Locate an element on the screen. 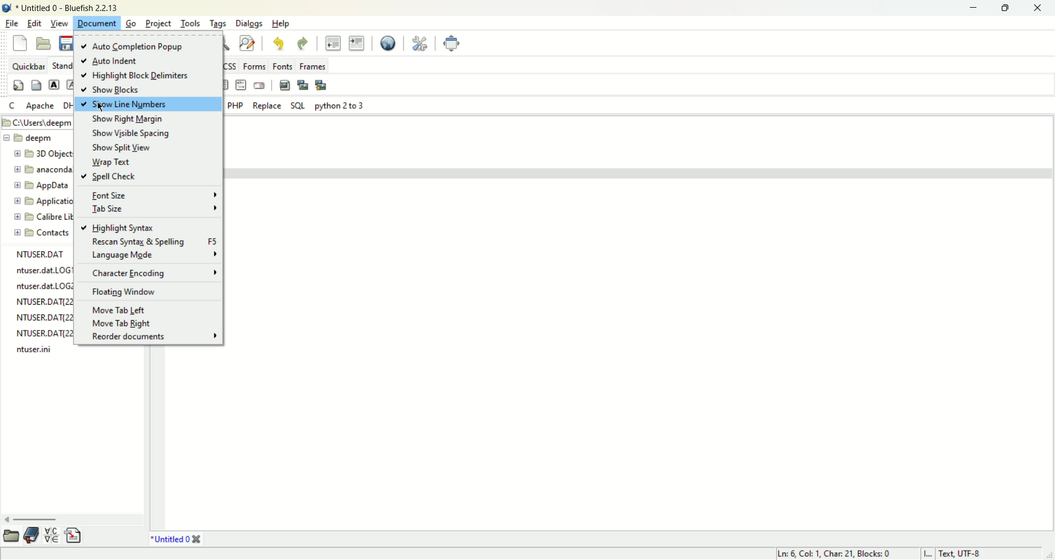 This screenshot has width=1055, height=560. NTUSER.DAT{22 is located at coordinates (43, 332).